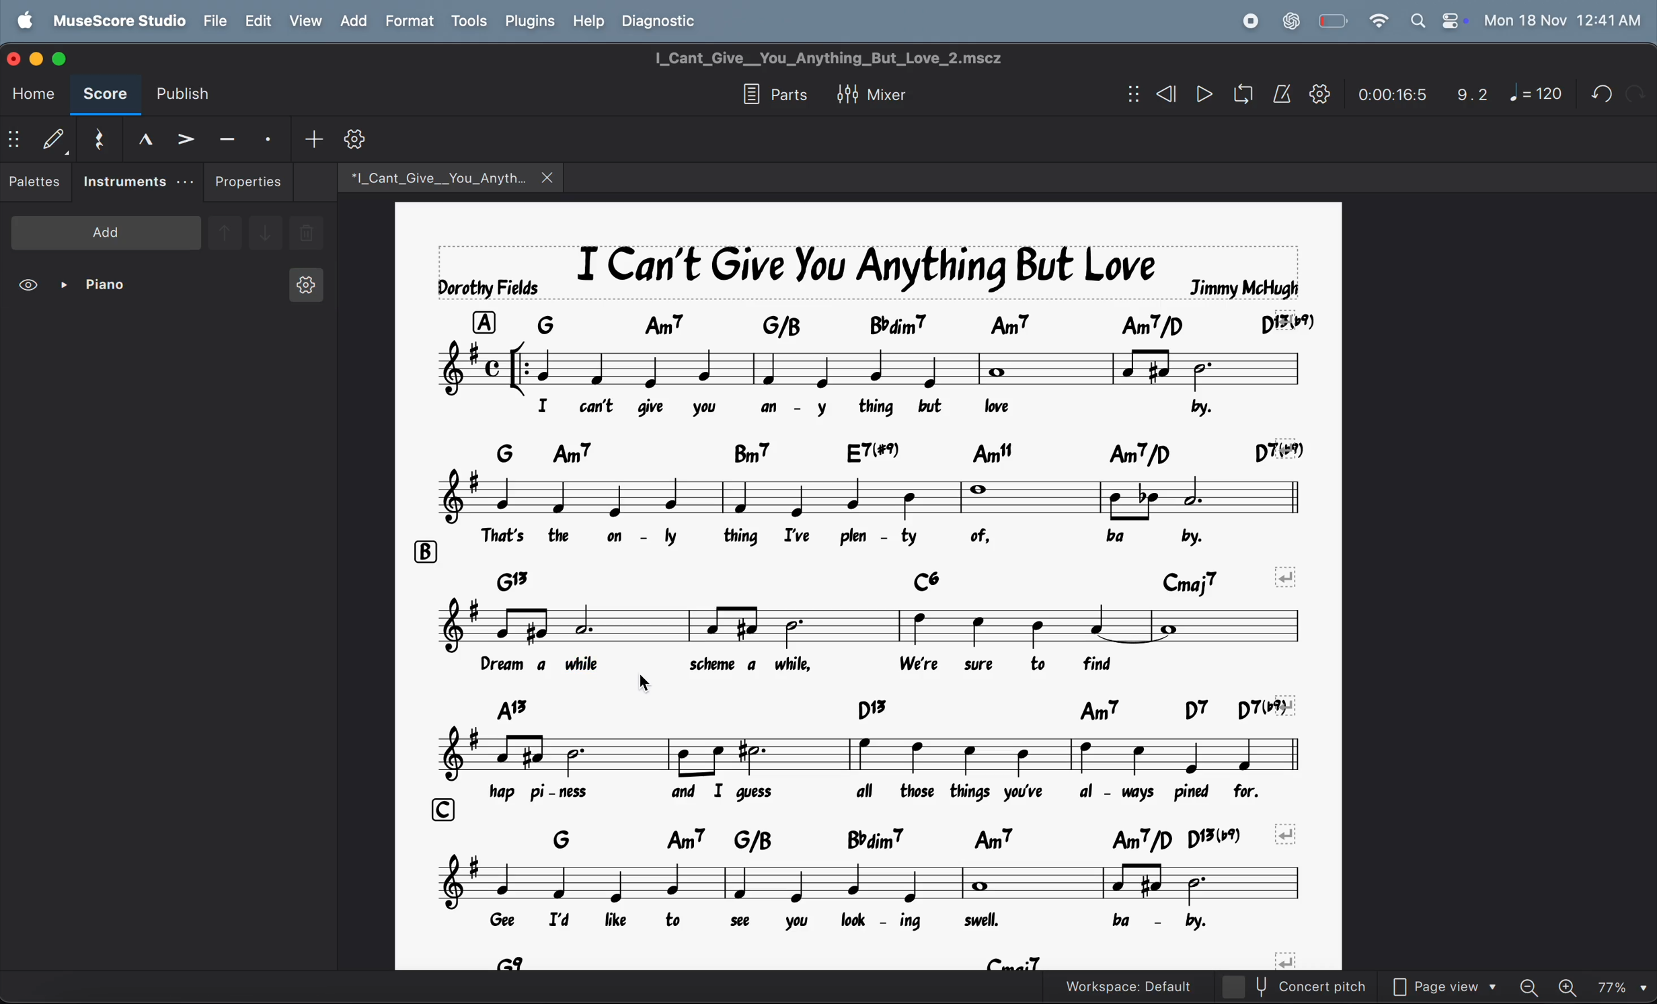 Image resolution: width=1657 pixels, height=1004 pixels. I want to click on go upward, so click(225, 231).